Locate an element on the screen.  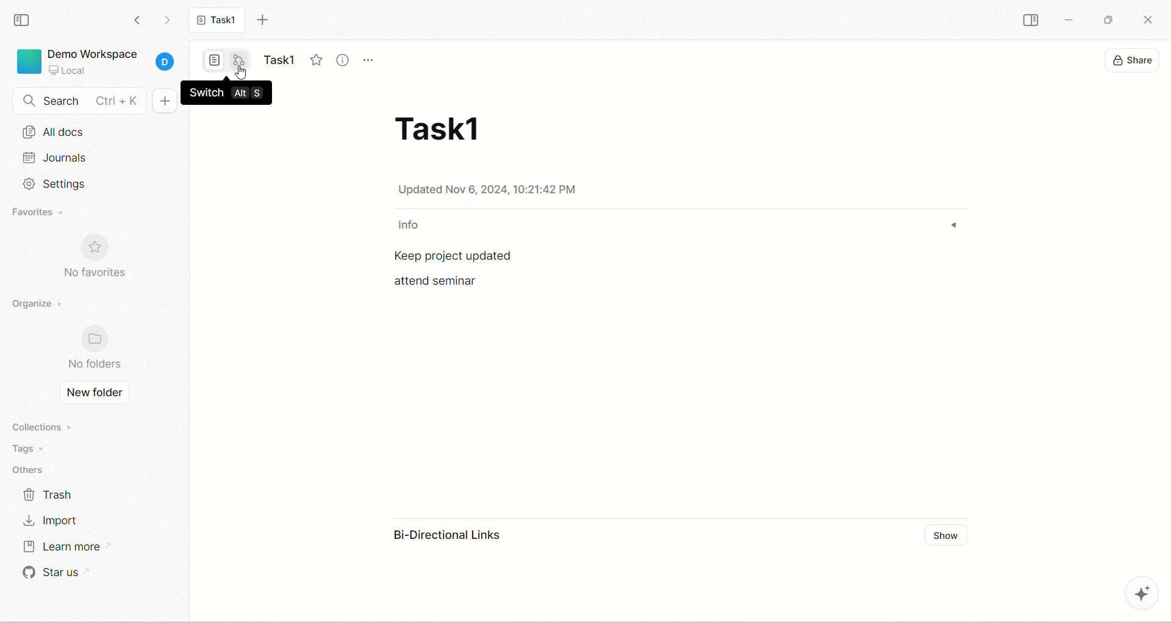
import is located at coordinates (50, 521).